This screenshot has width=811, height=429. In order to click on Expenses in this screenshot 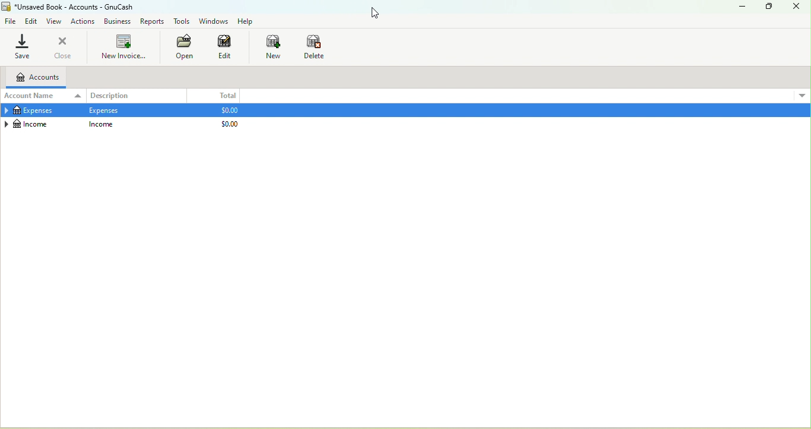, I will do `click(104, 111)`.